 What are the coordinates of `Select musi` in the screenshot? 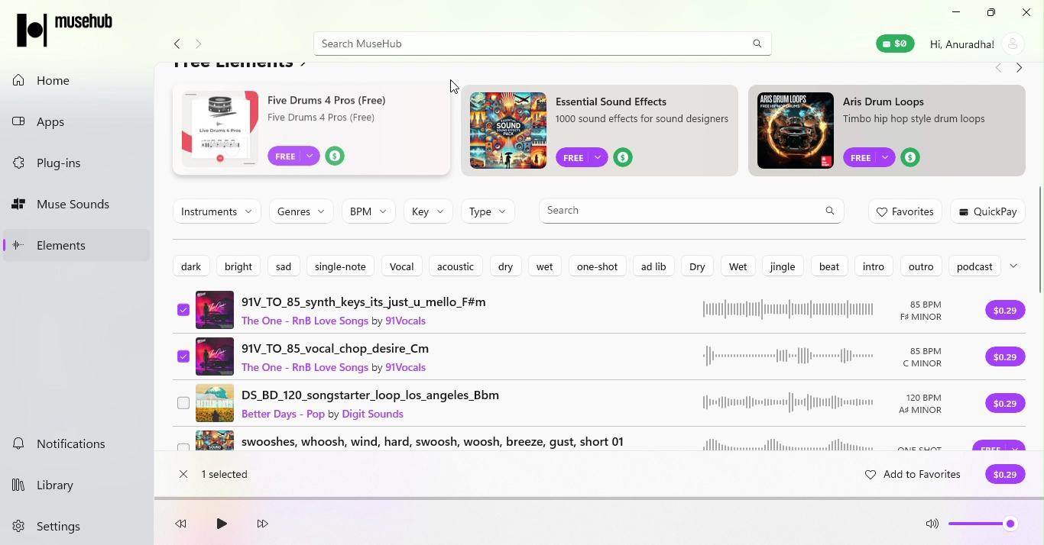 It's located at (183, 403).